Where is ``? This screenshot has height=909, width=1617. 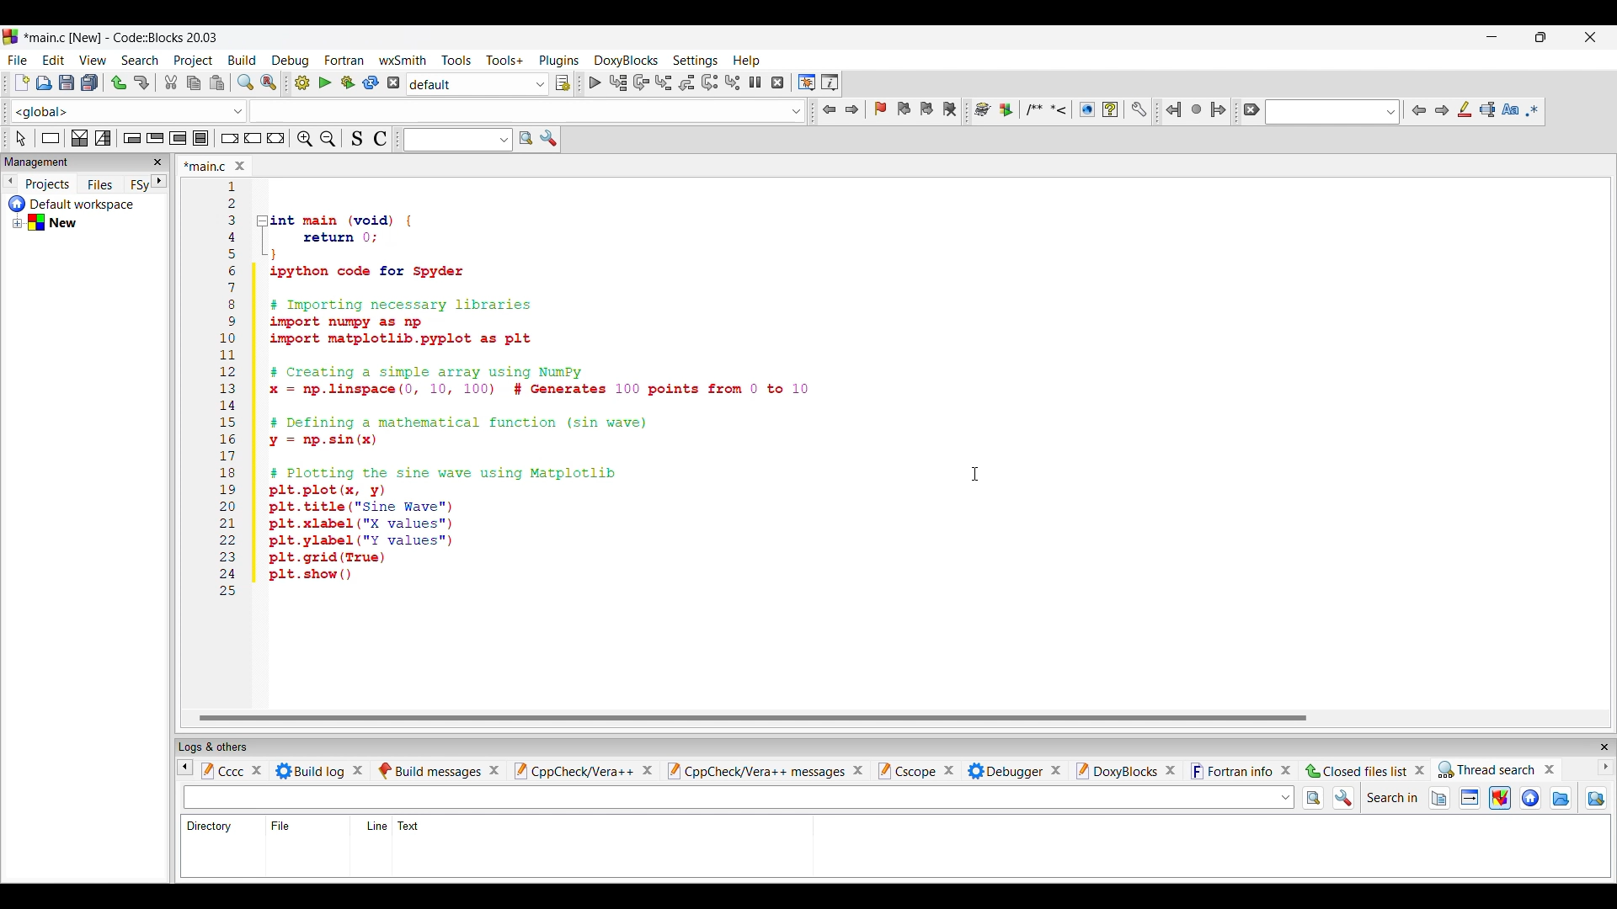
 is located at coordinates (1012, 769).